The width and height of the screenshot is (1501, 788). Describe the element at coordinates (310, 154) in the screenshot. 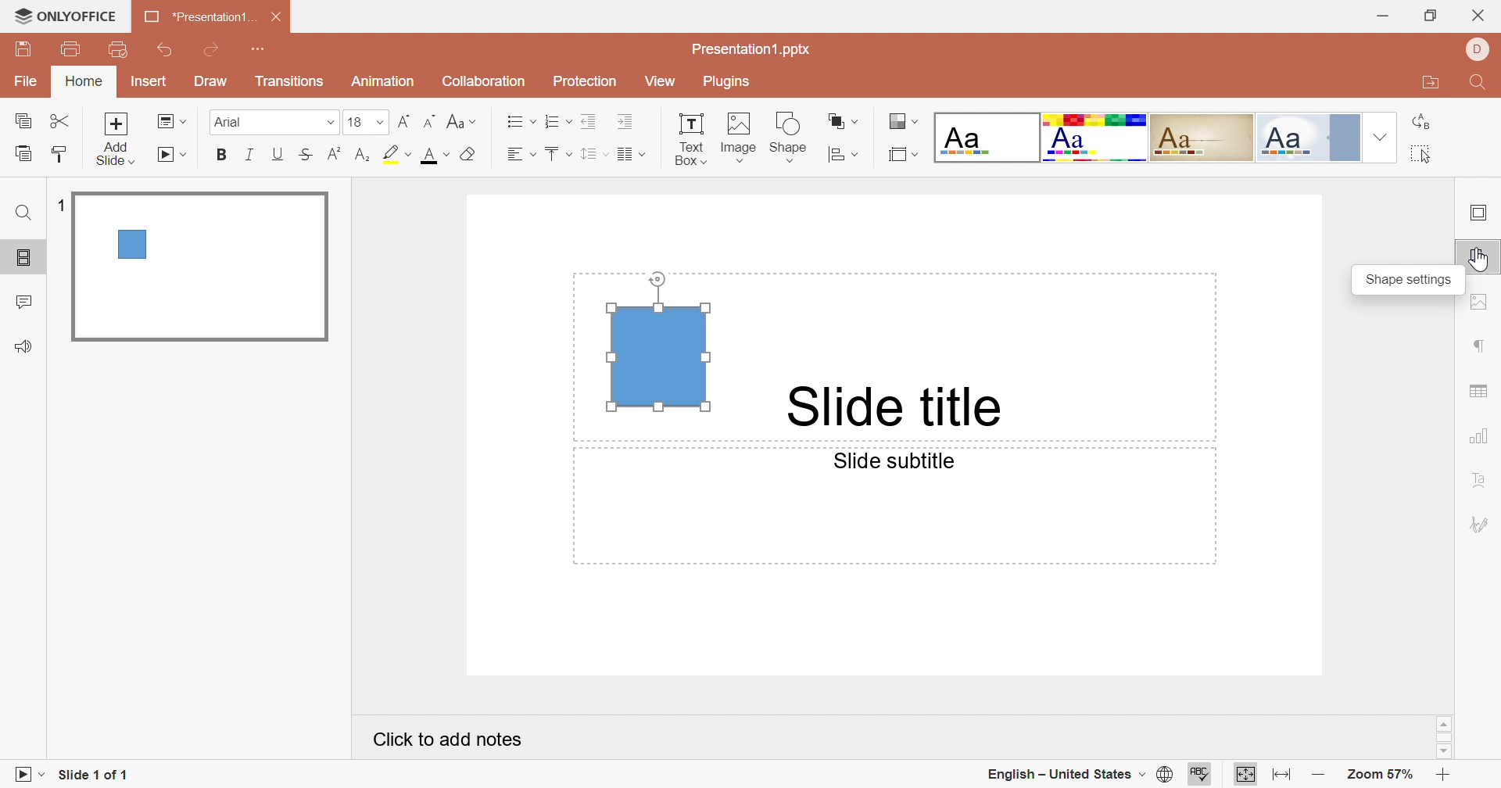

I see `Strikethrough` at that location.